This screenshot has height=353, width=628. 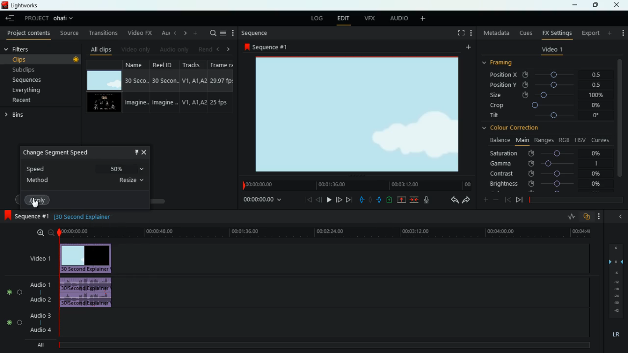 What do you see at coordinates (21, 50) in the screenshot?
I see `filters` at bounding box center [21, 50].